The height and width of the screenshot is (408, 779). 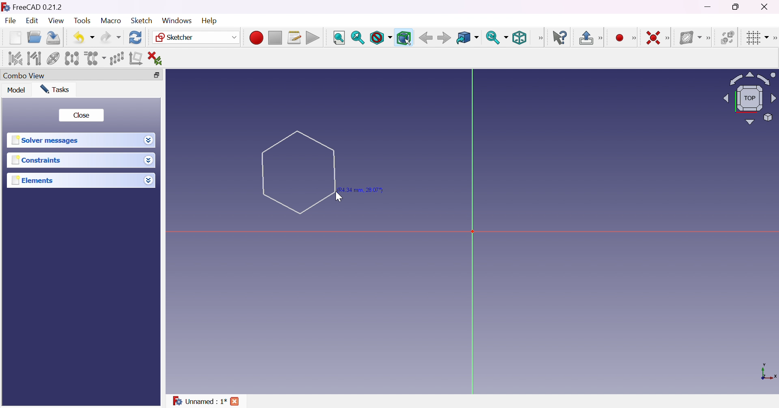 What do you see at coordinates (84, 38) in the screenshot?
I see `Undo` at bounding box center [84, 38].